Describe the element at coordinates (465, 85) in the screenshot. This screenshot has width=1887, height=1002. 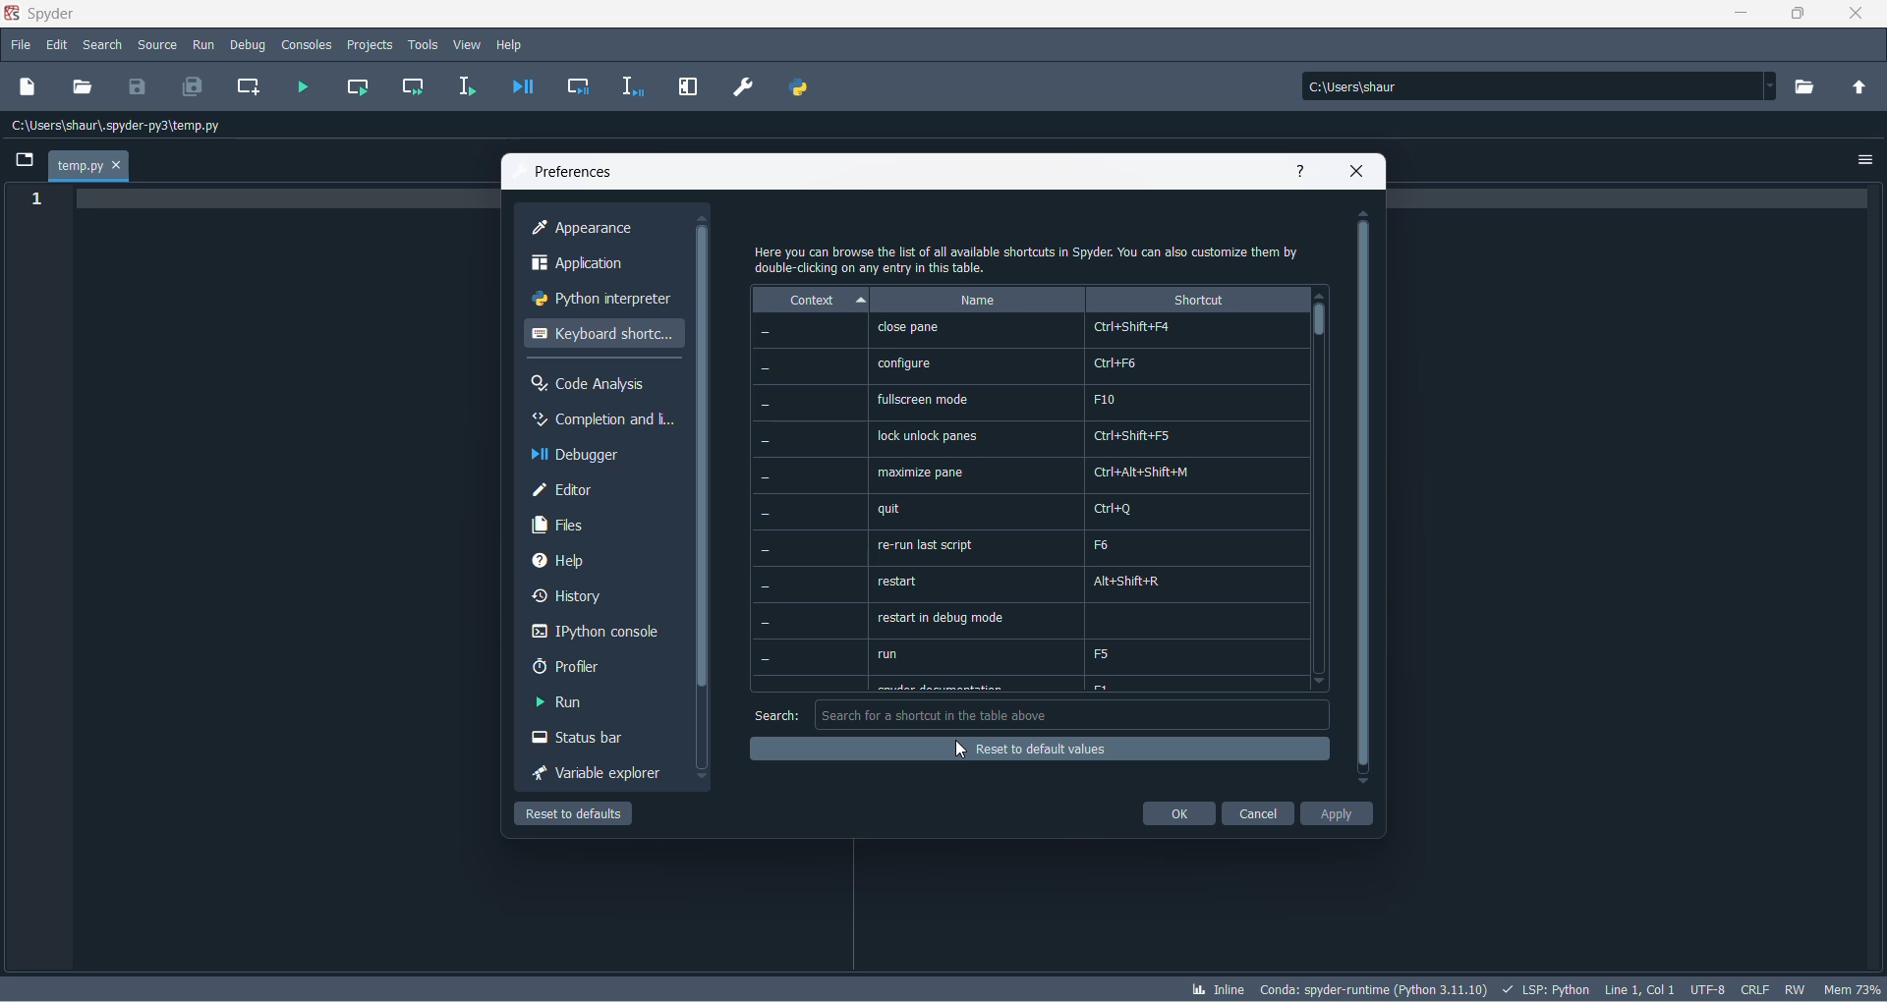
I see `run selection` at that location.